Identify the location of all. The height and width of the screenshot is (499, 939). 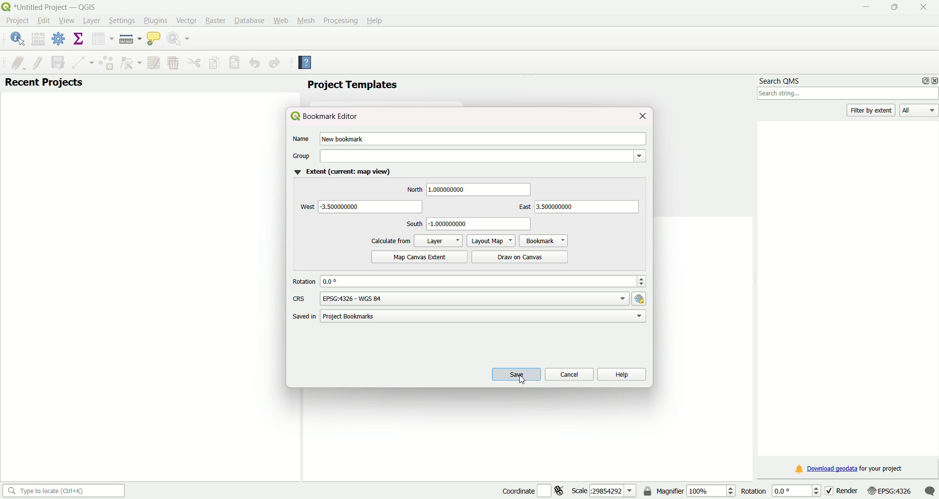
(919, 111).